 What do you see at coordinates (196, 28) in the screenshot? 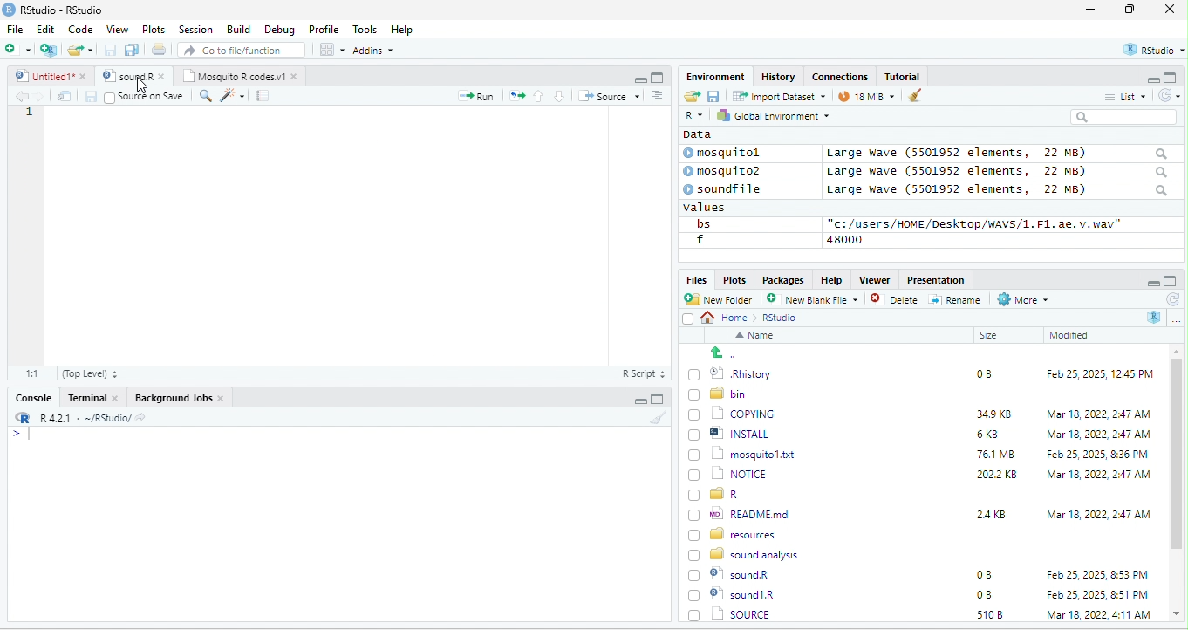
I see `Session` at bounding box center [196, 28].